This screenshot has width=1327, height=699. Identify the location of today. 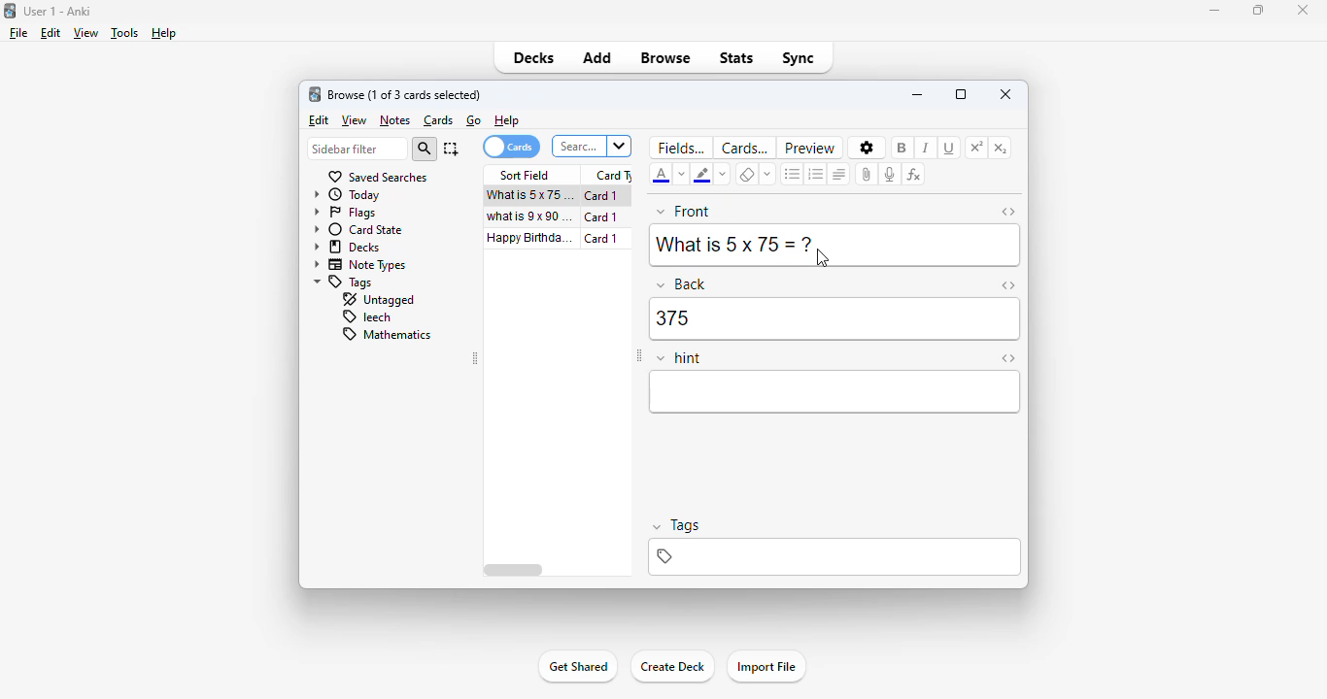
(346, 195).